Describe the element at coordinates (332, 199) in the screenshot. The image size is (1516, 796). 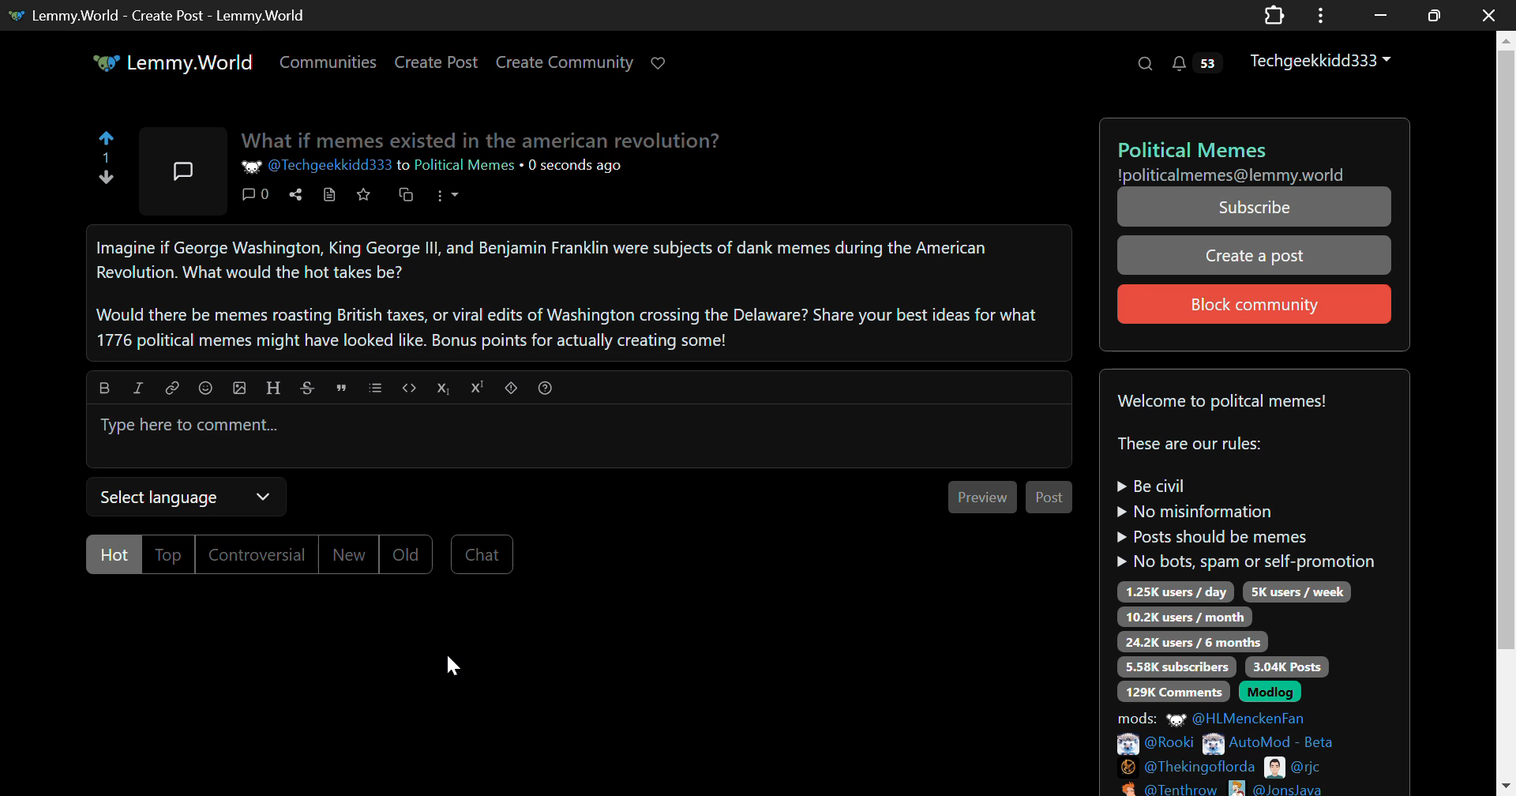
I see `View Source` at that location.